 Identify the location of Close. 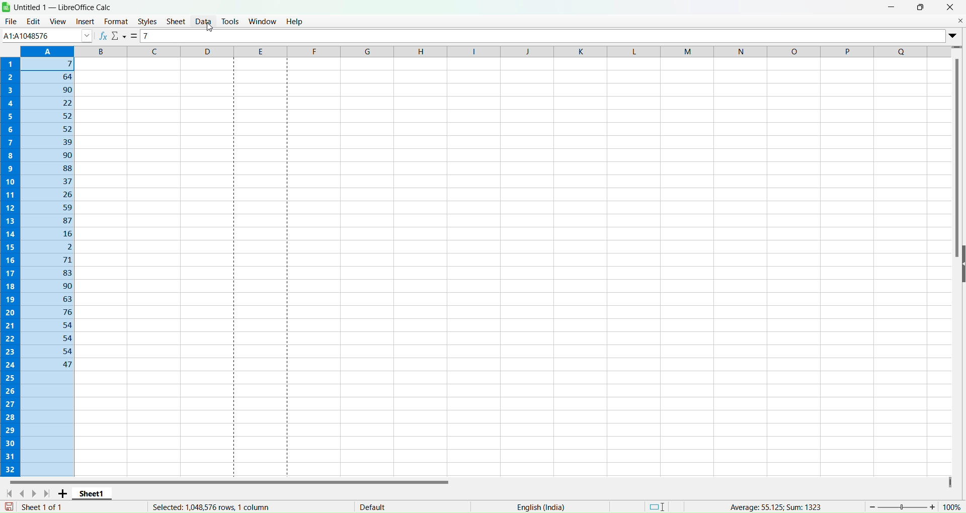
(950, 7).